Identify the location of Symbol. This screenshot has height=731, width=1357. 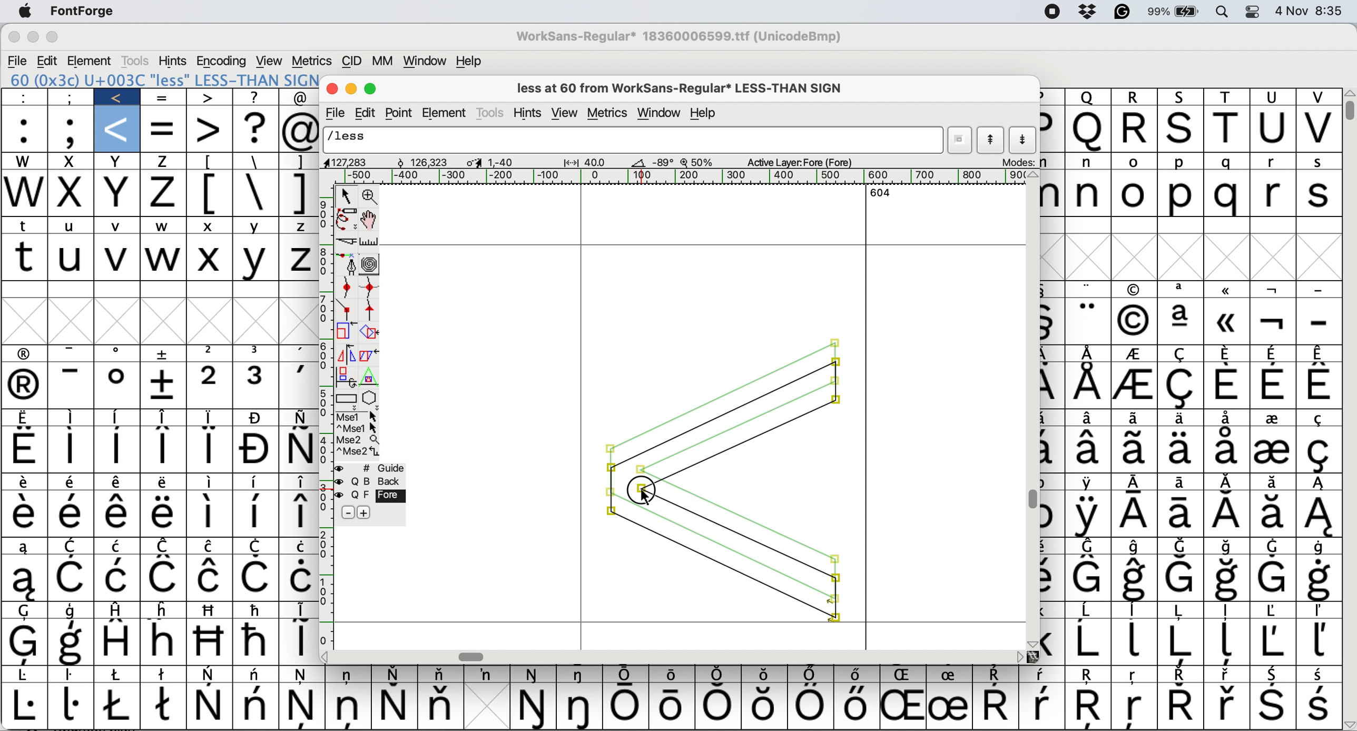
(1088, 676).